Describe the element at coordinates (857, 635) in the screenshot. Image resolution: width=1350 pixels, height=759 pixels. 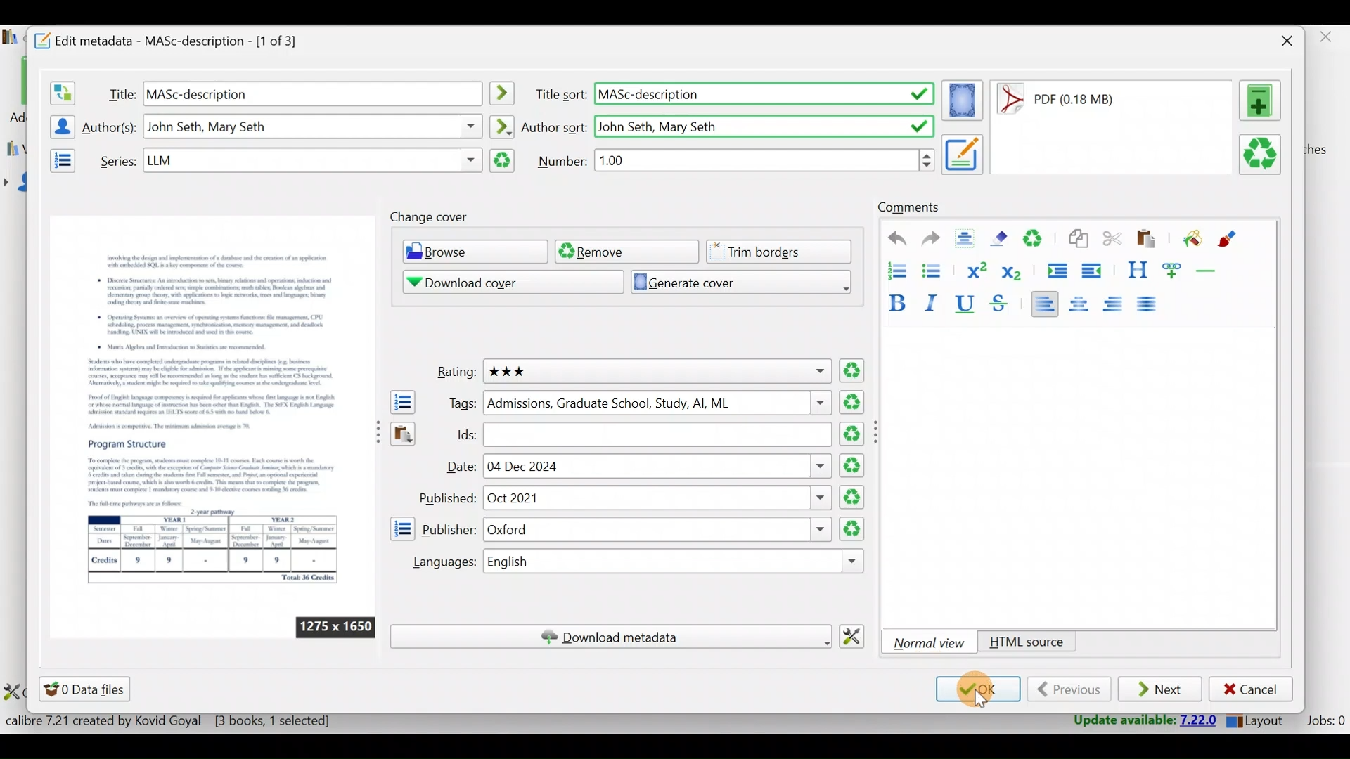
I see `Change how Calibre downloads data` at that location.